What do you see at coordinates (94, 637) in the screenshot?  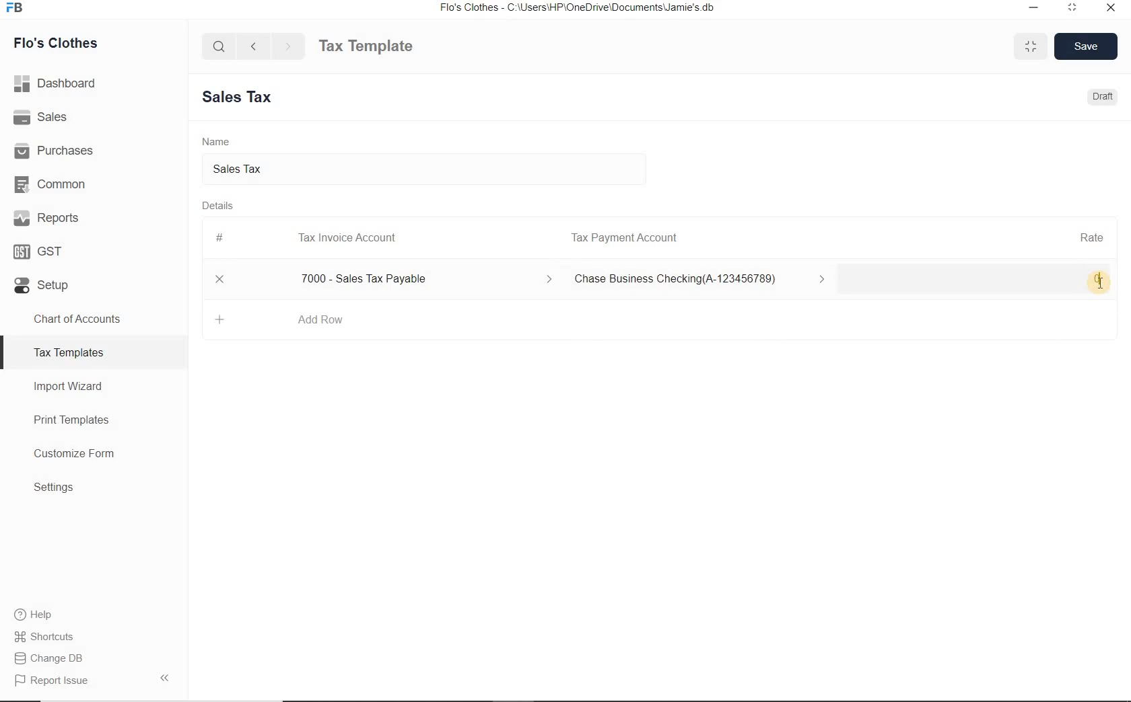 I see `Shortcuts` at bounding box center [94, 637].